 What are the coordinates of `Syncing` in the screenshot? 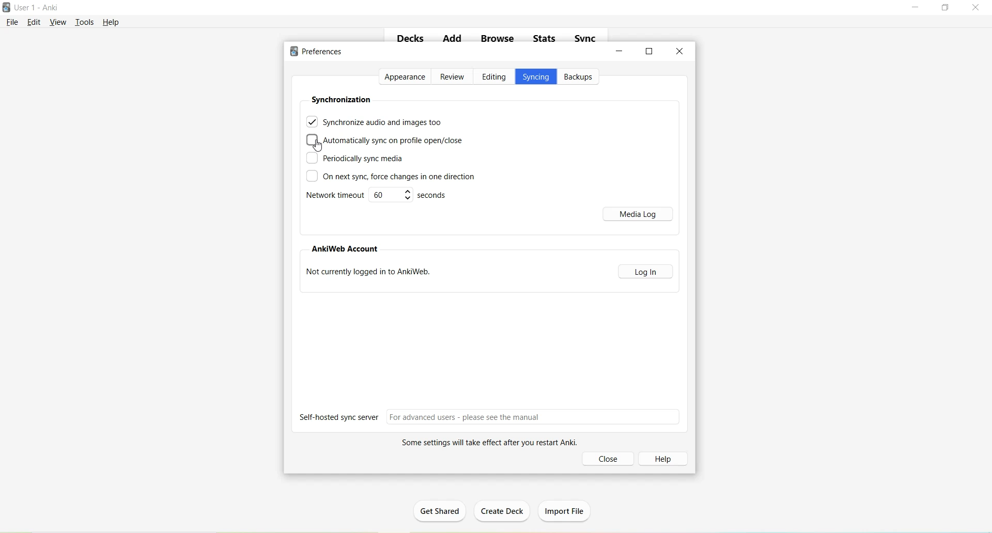 It's located at (536, 78).